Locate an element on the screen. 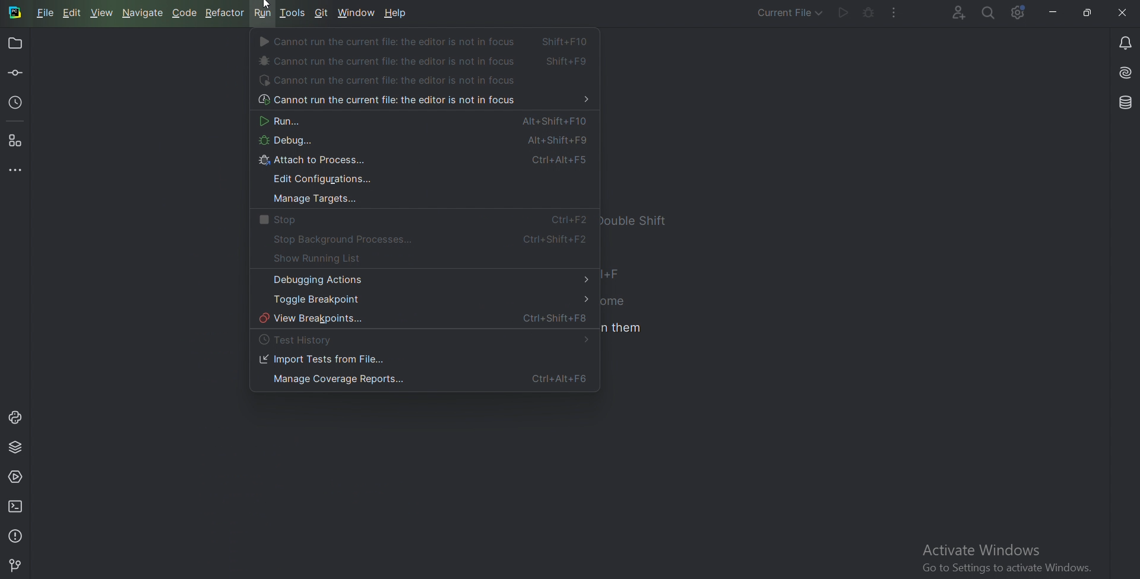 Image resolution: width=1140 pixels, height=579 pixels. Navigate is located at coordinates (144, 14).